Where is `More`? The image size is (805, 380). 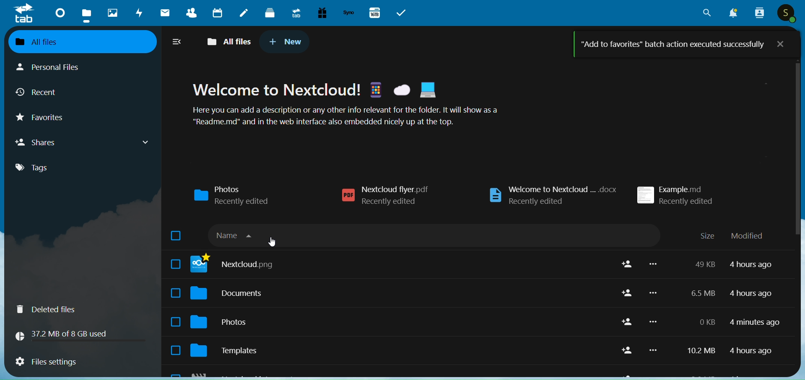 More is located at coordinates (653, 293).